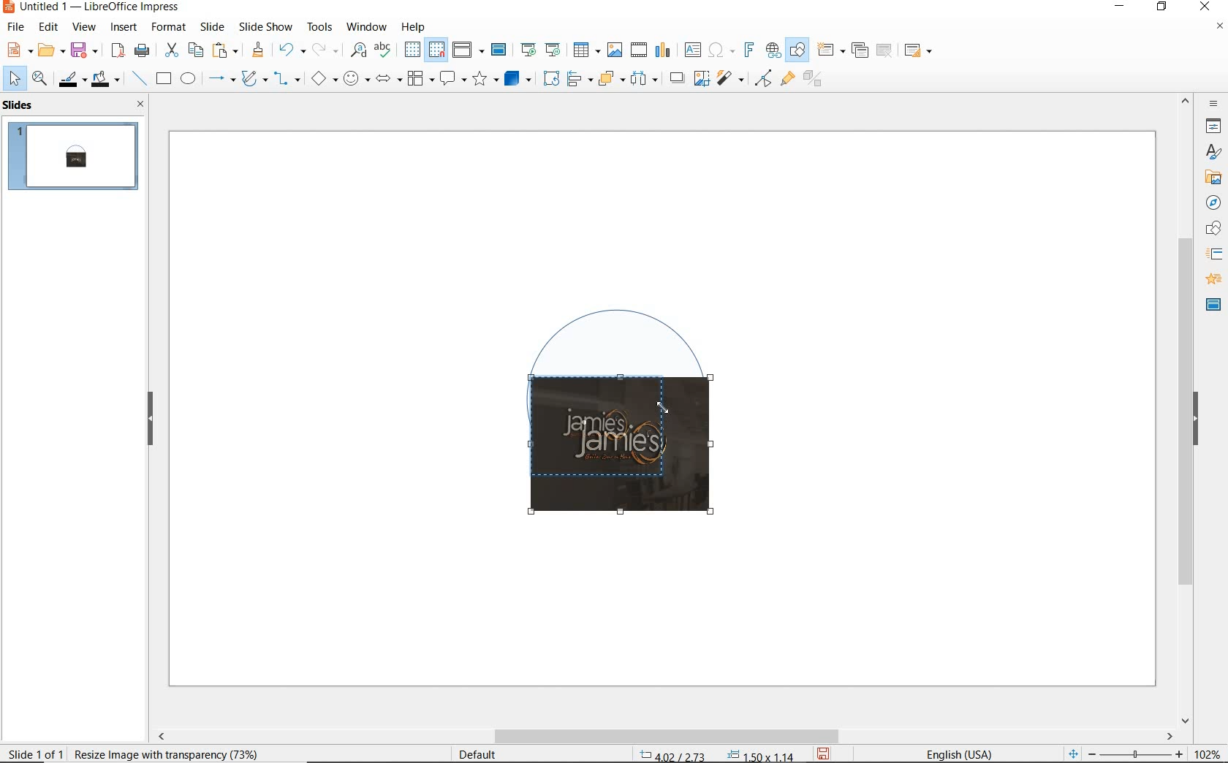  Describe the element at coordinates (21, 105) in the screenshot. I see `slides` at that location.